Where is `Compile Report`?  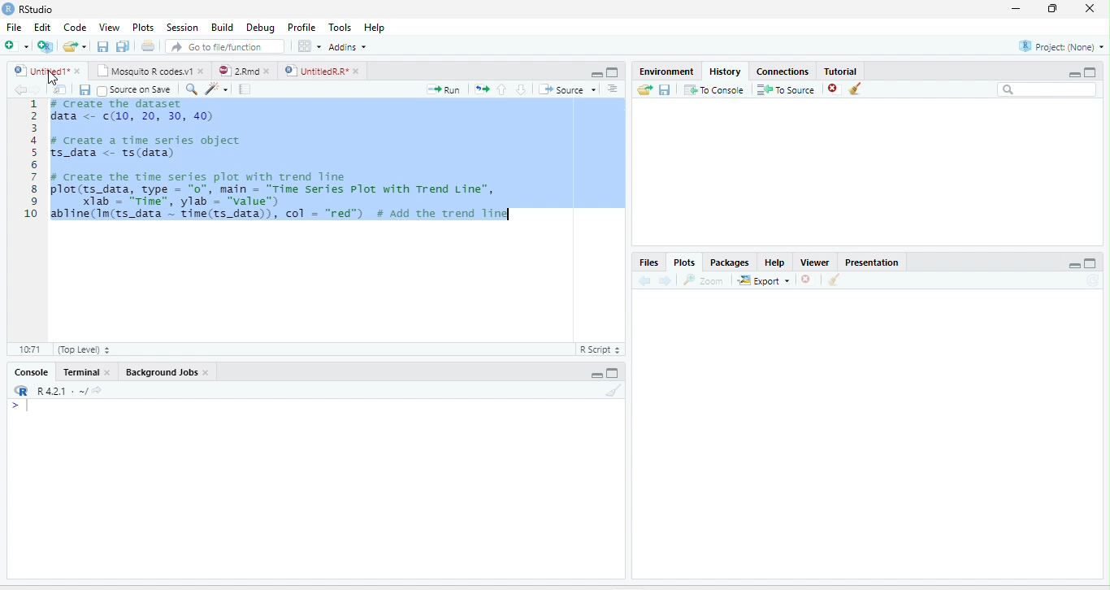 Compile Report is located at coordinates (245, 89).